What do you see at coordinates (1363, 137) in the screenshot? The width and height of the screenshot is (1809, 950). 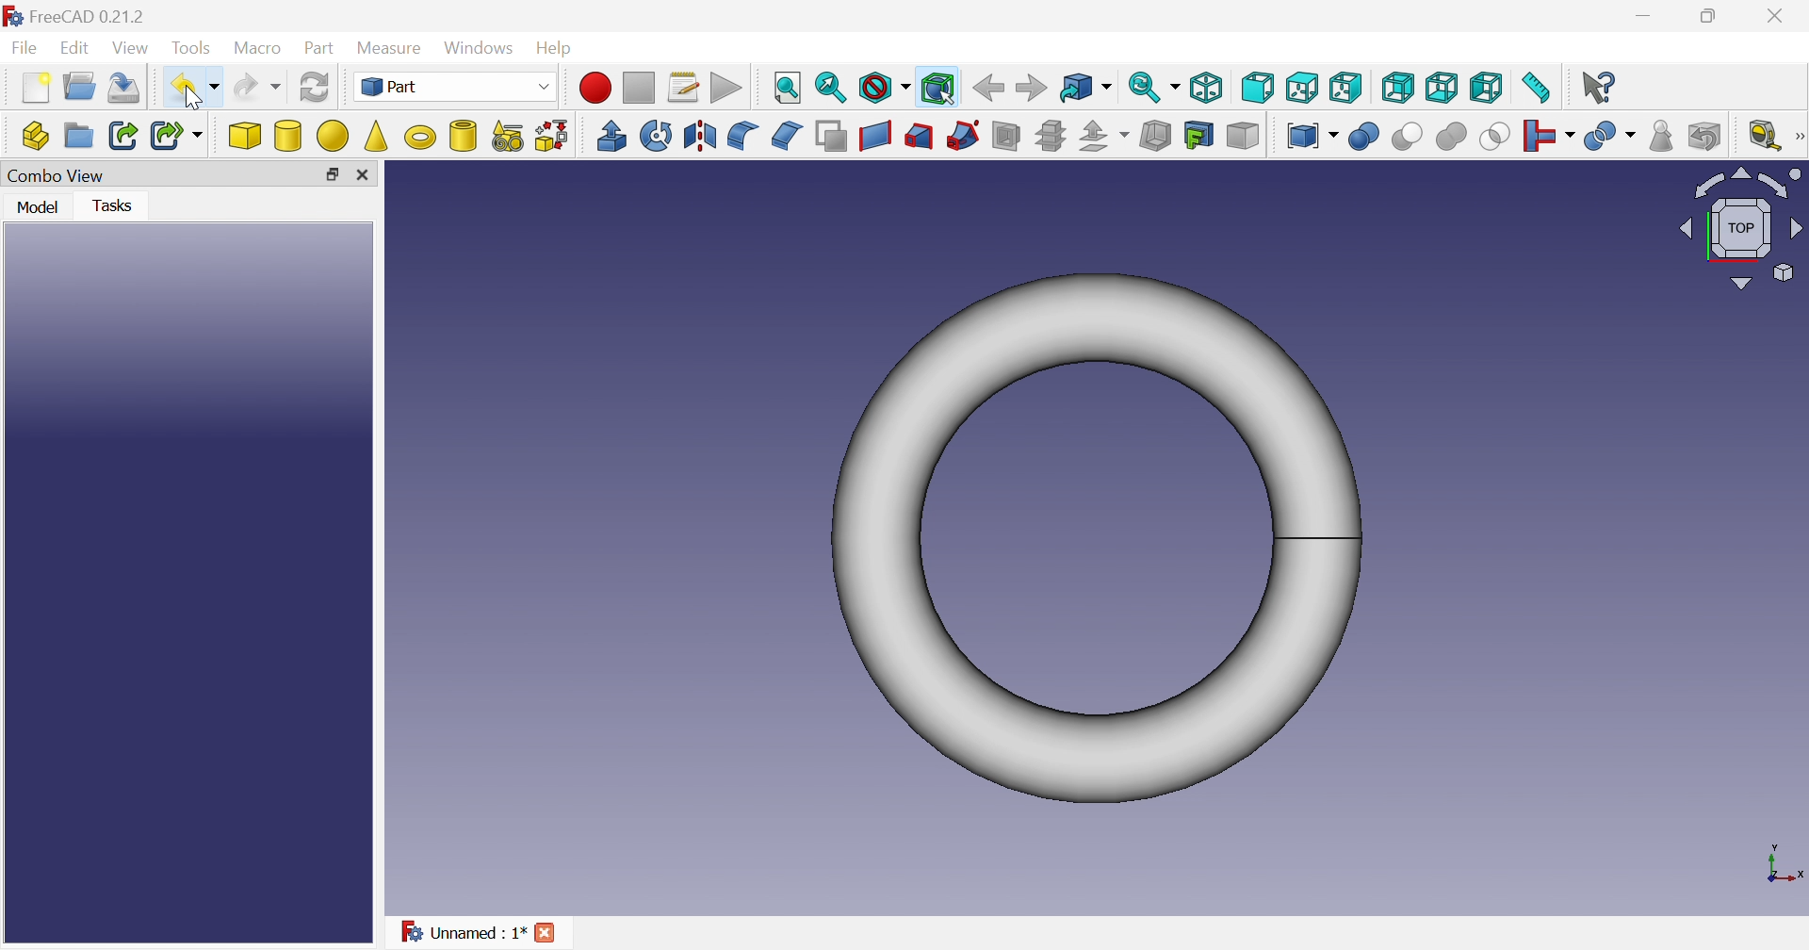 I see `Boolean...` at bounding box center [1363, 137].